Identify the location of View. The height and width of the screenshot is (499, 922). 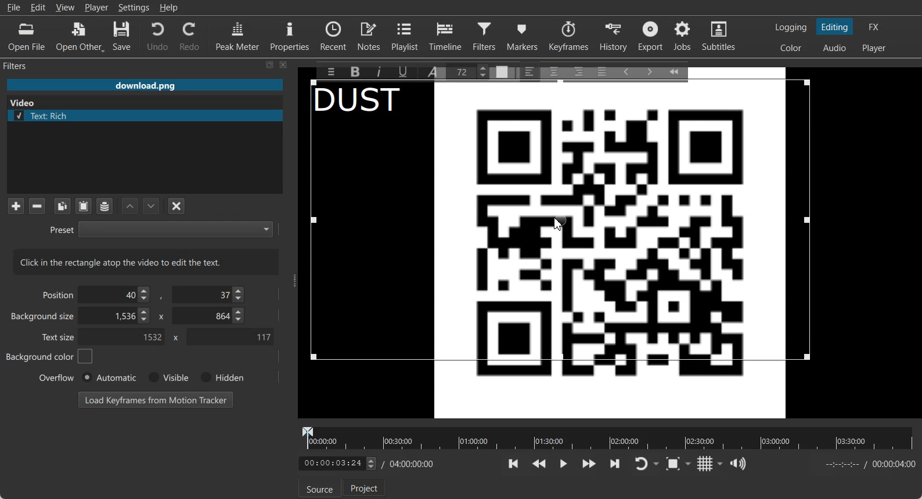
(65, 7).